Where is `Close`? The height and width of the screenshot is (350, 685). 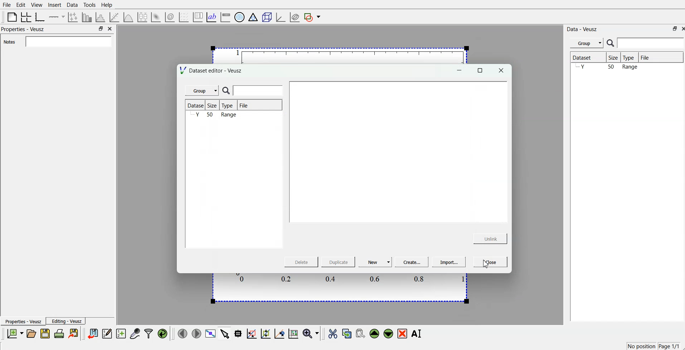 Close is located at coordinates (489, 261).